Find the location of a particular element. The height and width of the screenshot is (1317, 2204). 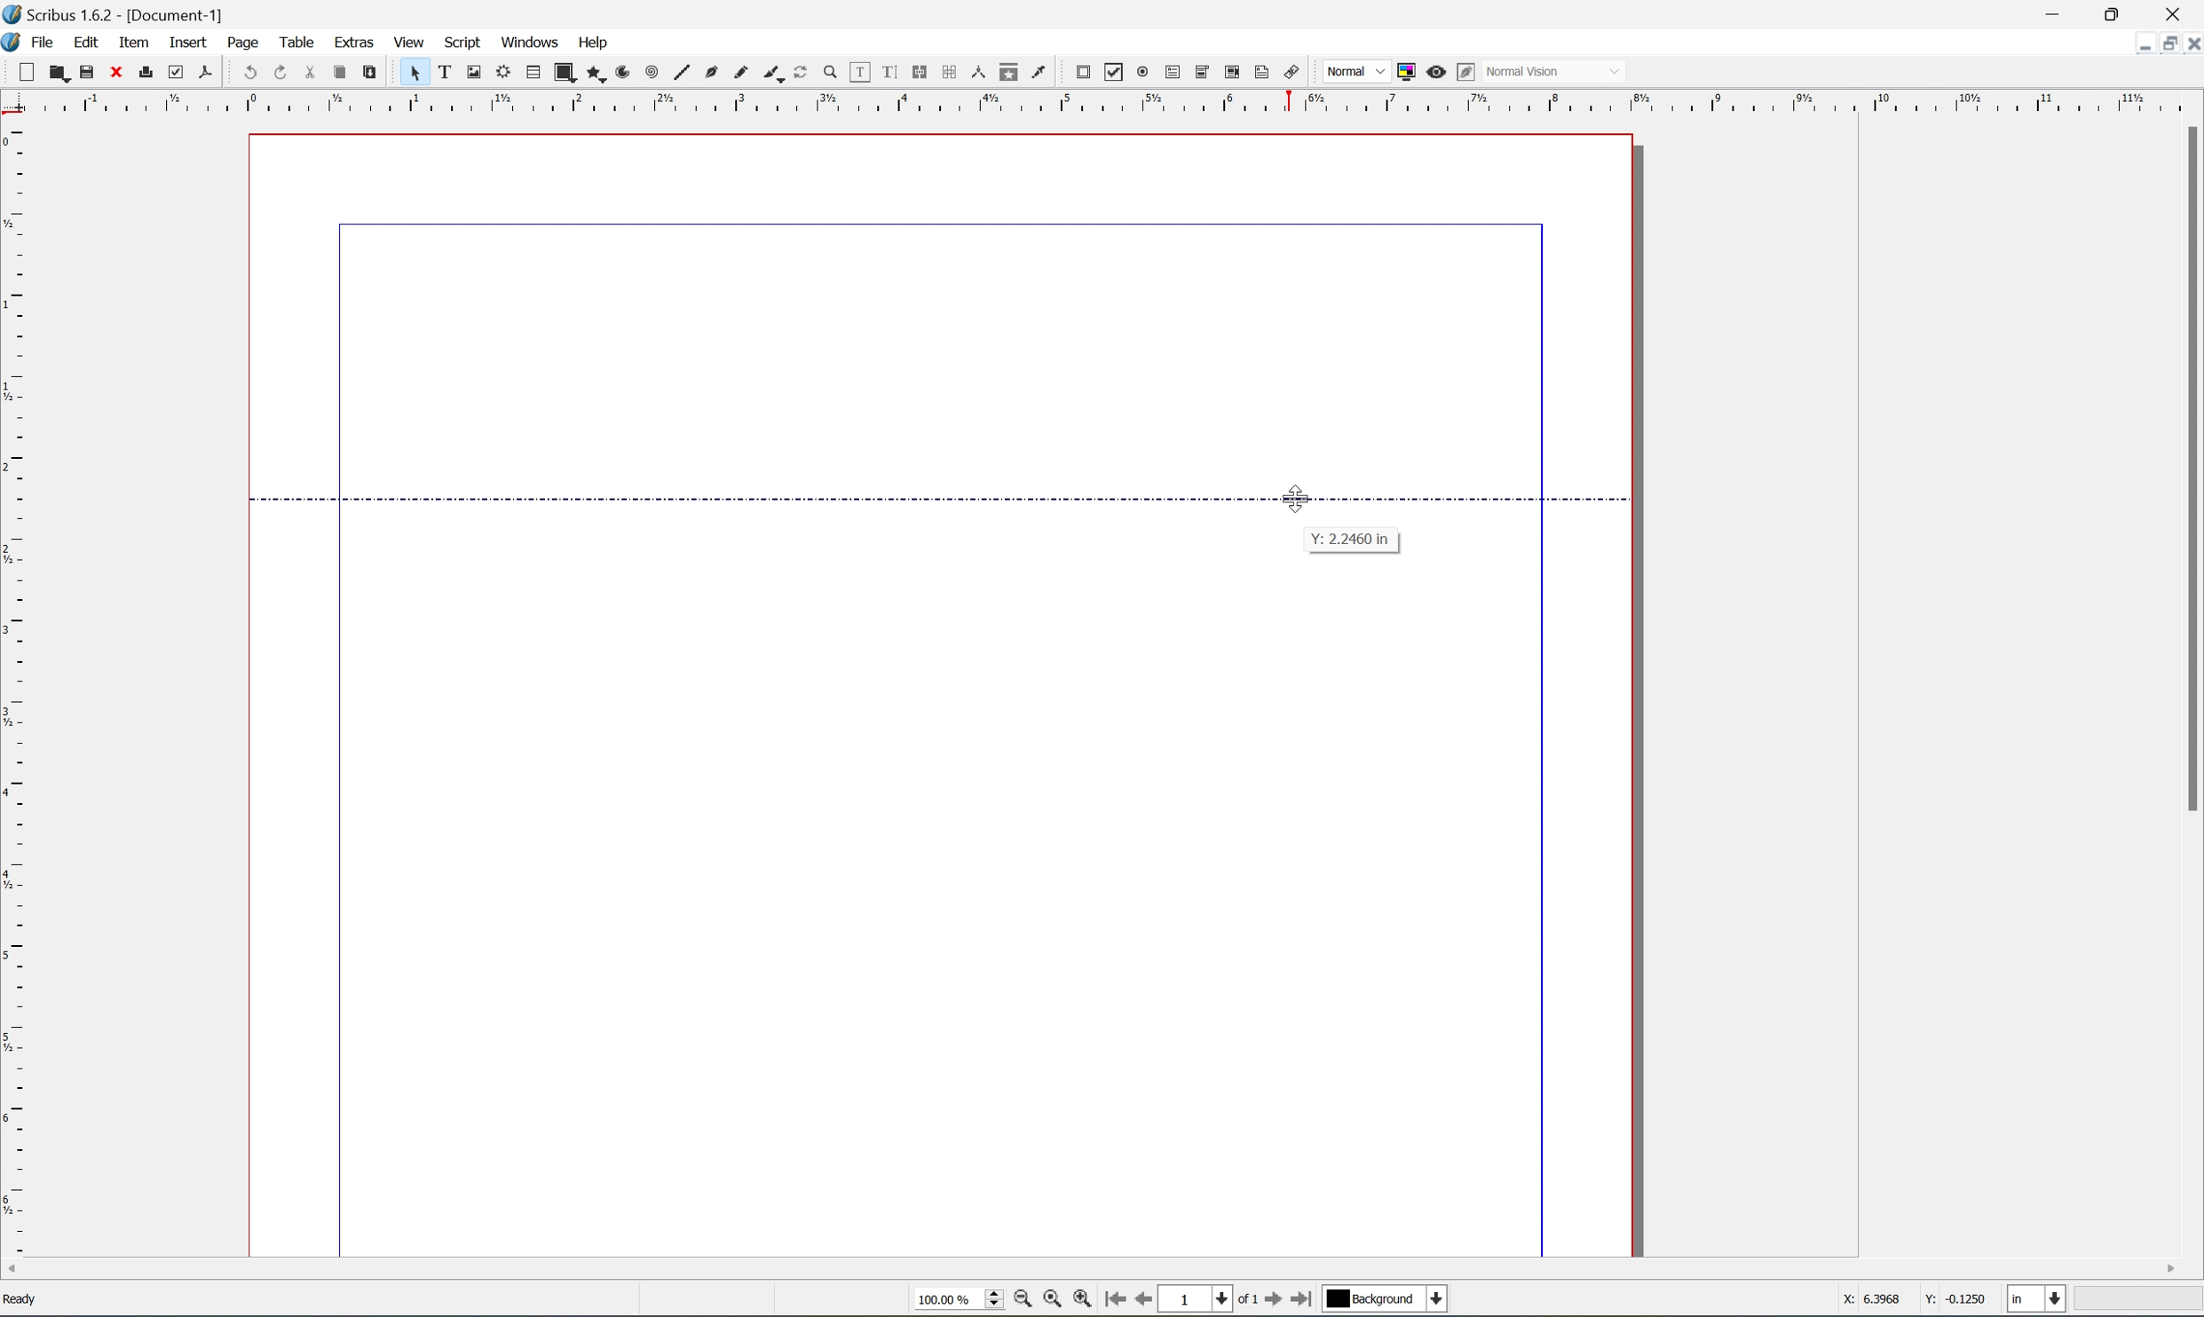

copy item annotation is located at coordinates (1011, 75).